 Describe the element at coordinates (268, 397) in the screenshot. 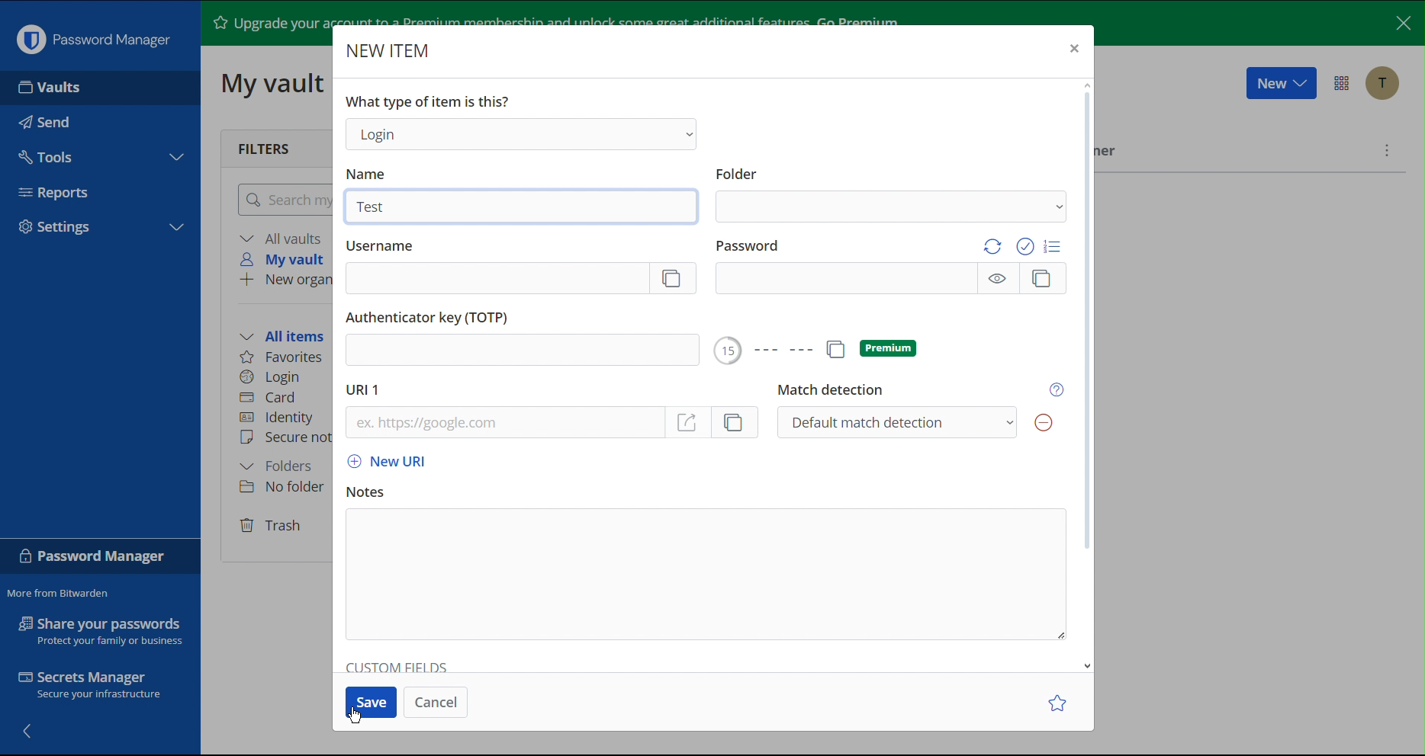

I see `Card` at that location.